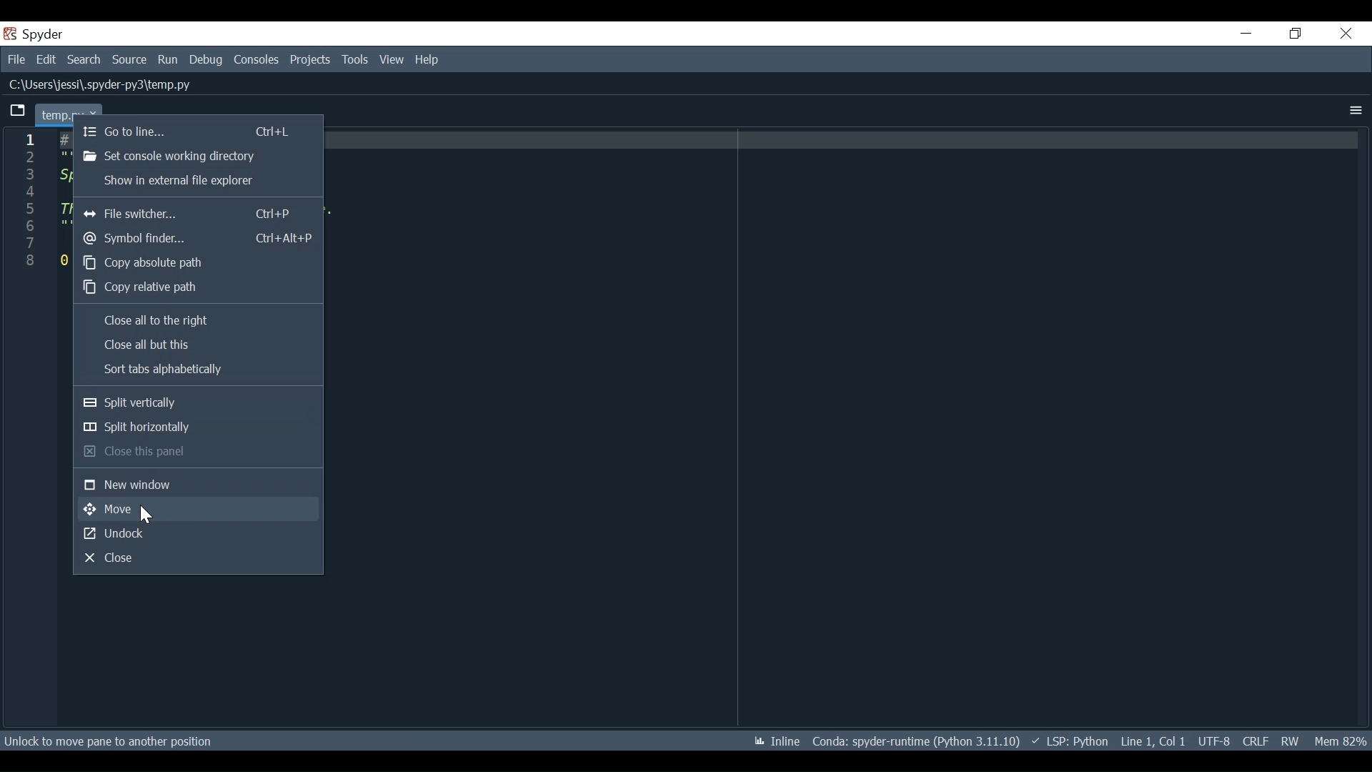  I want to click on More Options, so click(1353, 109).